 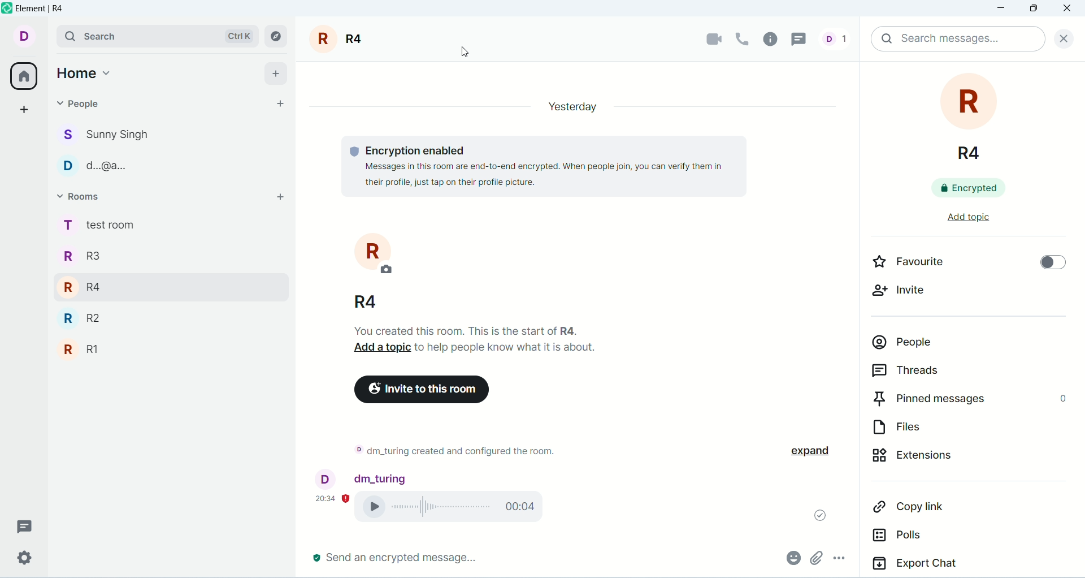 What do you see at coordinates (275, 200) in the screenshot?
I see `add` at bounding box center [275, 200].